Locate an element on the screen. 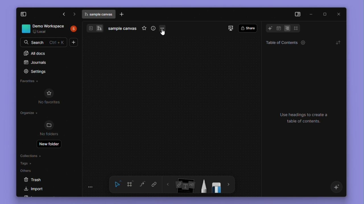 This screenshot has height=204, width=364. file name is located at coordinates (123, 29).